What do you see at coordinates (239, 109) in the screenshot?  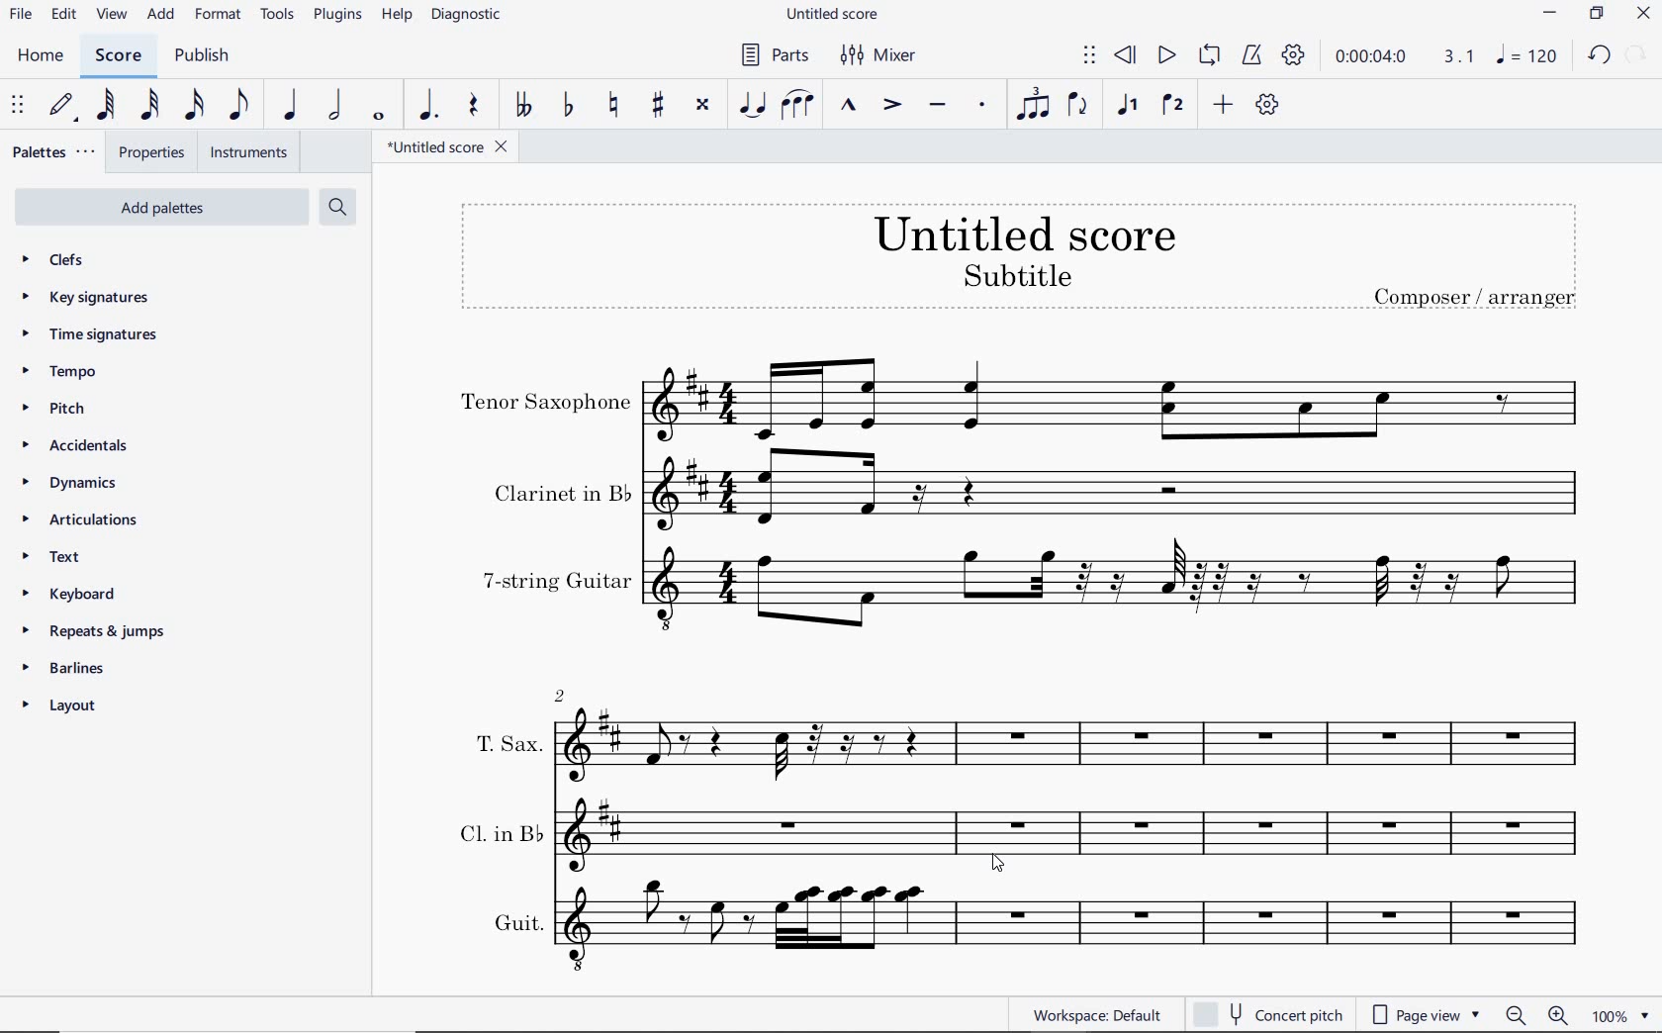 I see `EIGHTH NOTE` at bounding box center [239, 109].